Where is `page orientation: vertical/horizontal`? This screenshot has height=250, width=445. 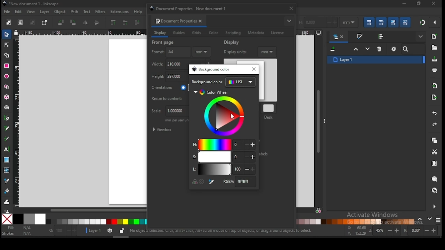
page orientation: vertical/horizontal is located at coordinates (169, 87).